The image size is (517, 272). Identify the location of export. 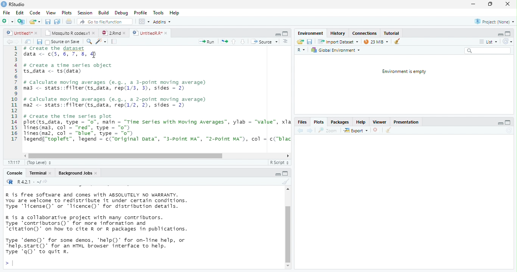
(355, 131).